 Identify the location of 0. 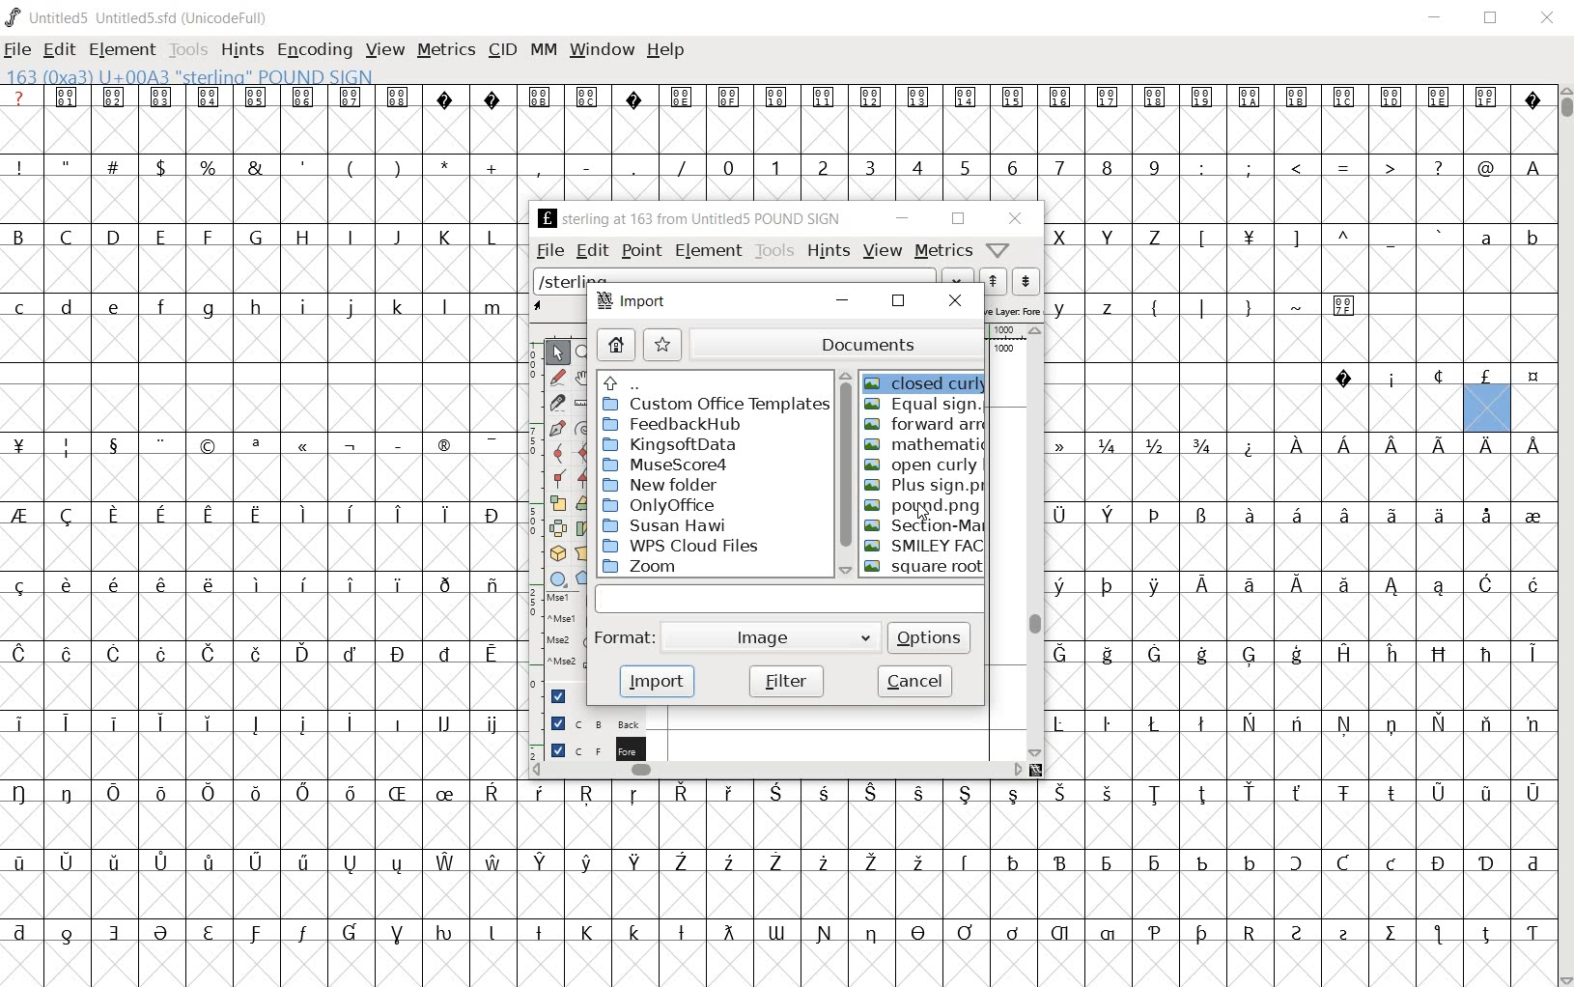
(726, 166).